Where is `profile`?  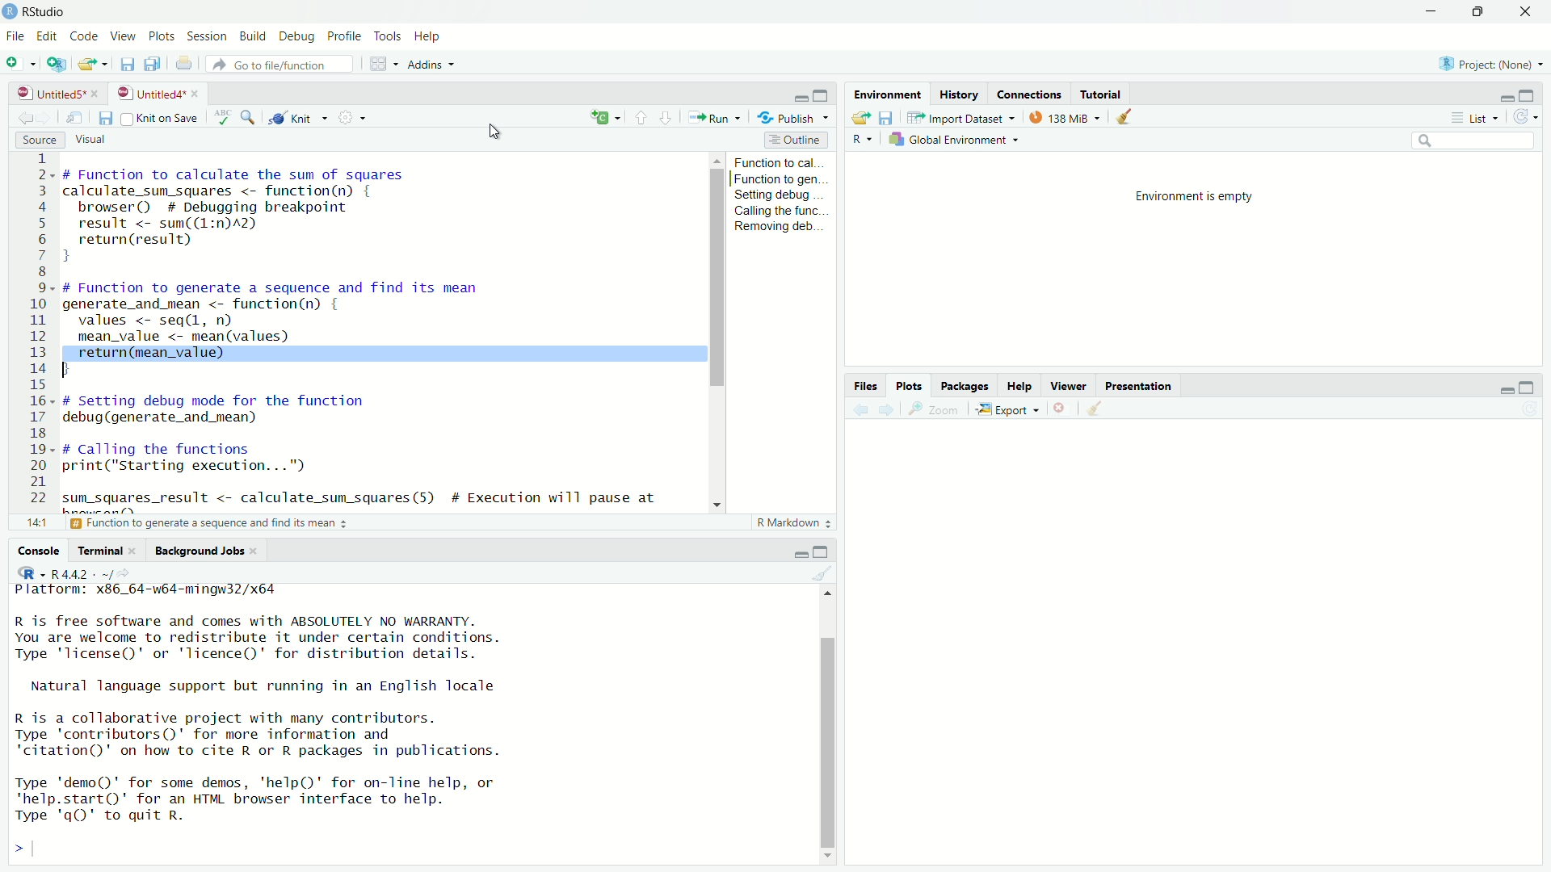
profile is located at coordinates (342, 35).